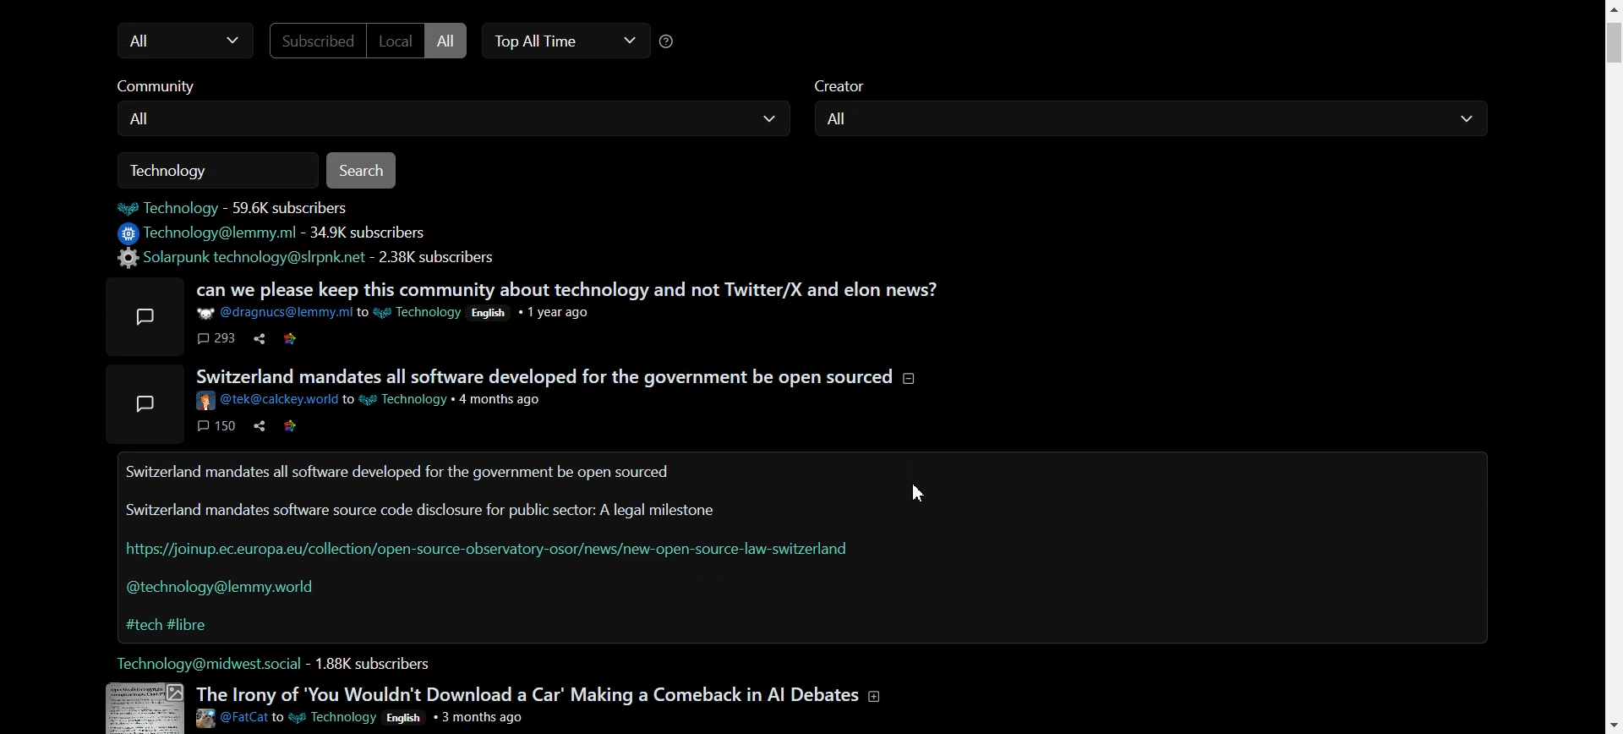  What do you see at coordinates (423, 510) in the screenshot?
I see `Switzerland mandates software source code disclosure for public sector: A legal milestone` at bounding box center [423, 510].